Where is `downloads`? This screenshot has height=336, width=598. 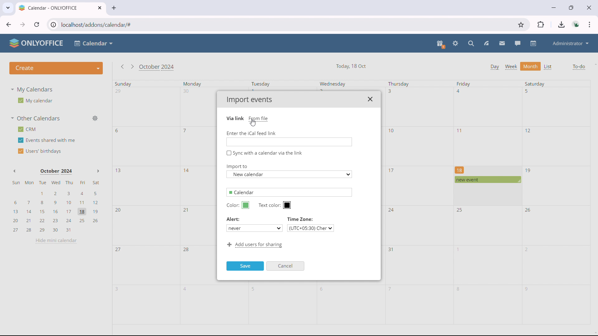
downloads is located at coordinates (562, 25).